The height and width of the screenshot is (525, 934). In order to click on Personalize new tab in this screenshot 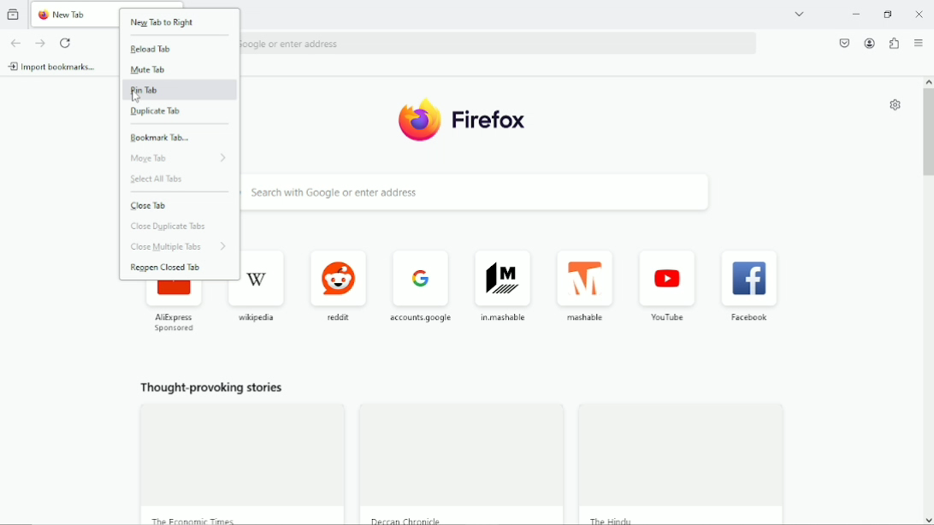, I will do `click(894, 104)`.